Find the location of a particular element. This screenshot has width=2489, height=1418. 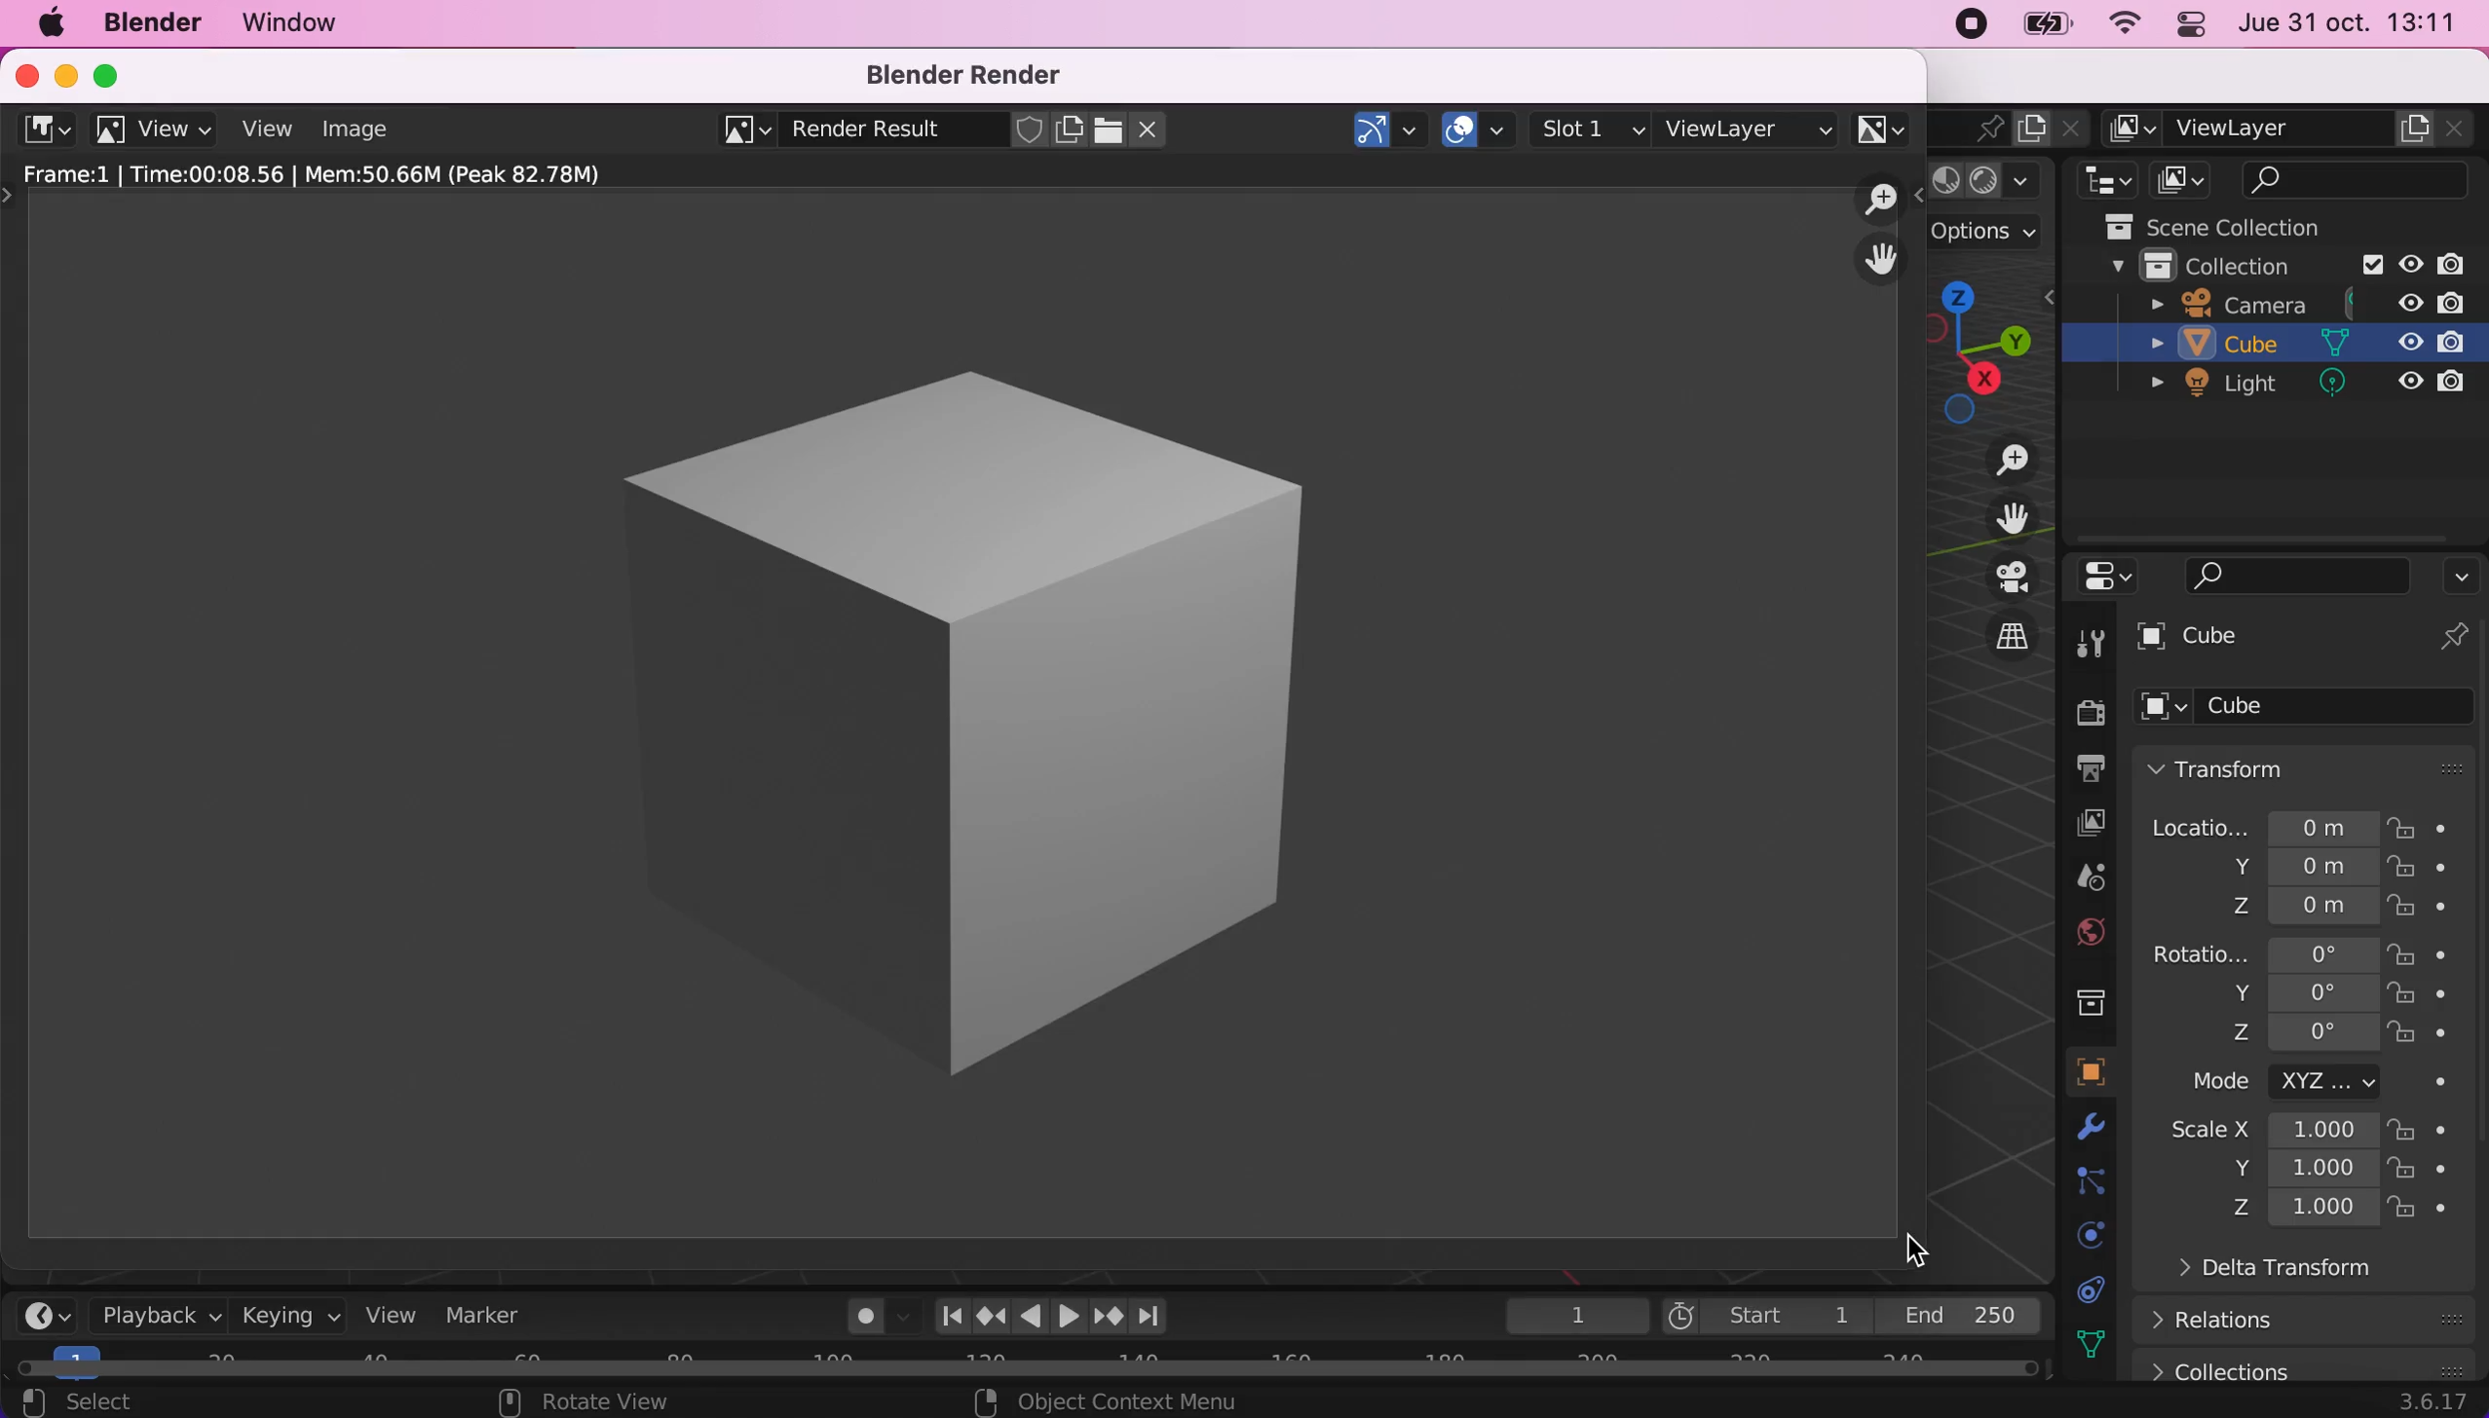

options is located at coordinates (1988, 236).